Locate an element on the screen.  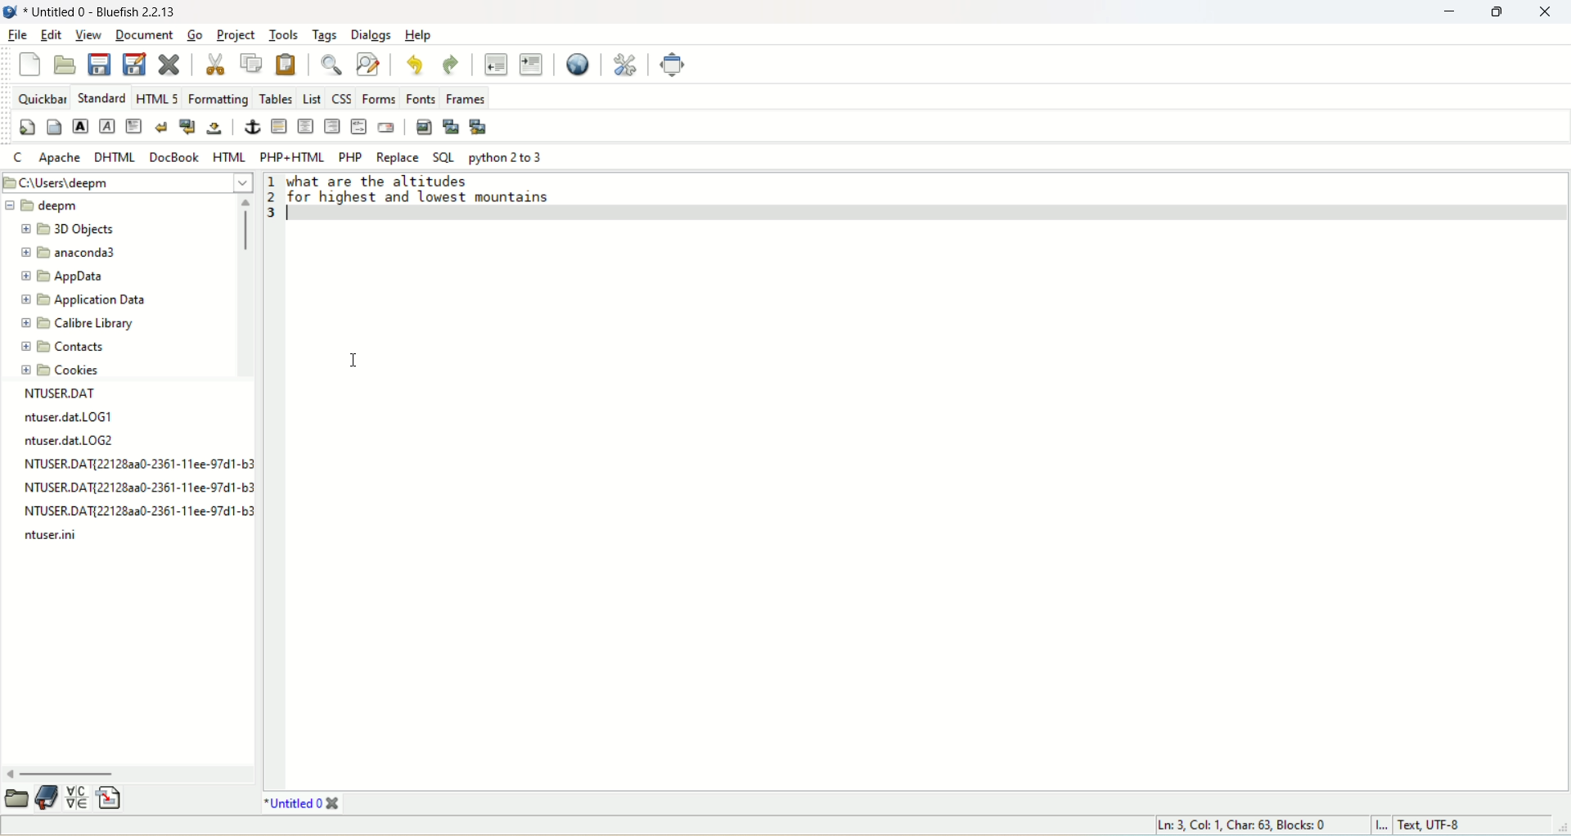
file is located at coordinates (20, 36).